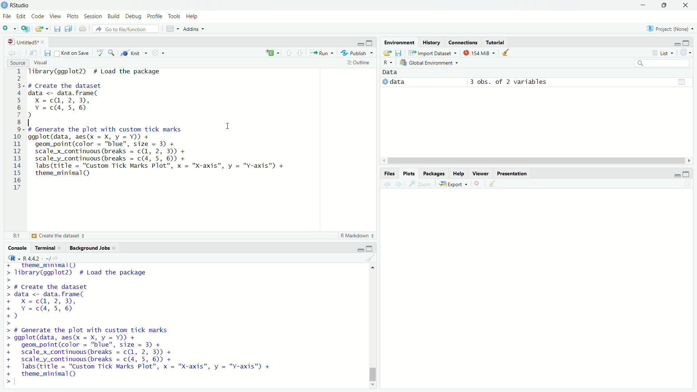 The height and width of the screenshot is (392, 697). I want to click on clear objects from the workspace, so click(509, 53).